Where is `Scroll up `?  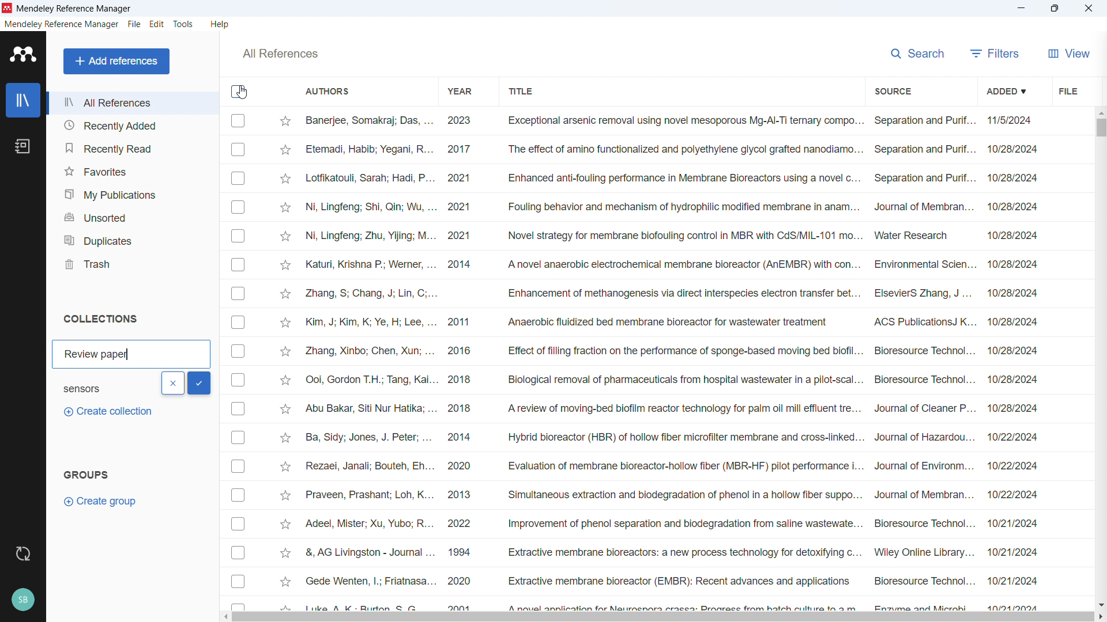 Scroll up  is located at coordinates (1100, 112).